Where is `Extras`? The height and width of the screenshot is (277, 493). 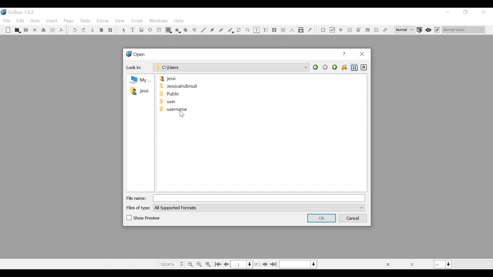
Extras is located at coordinates (103, 21).